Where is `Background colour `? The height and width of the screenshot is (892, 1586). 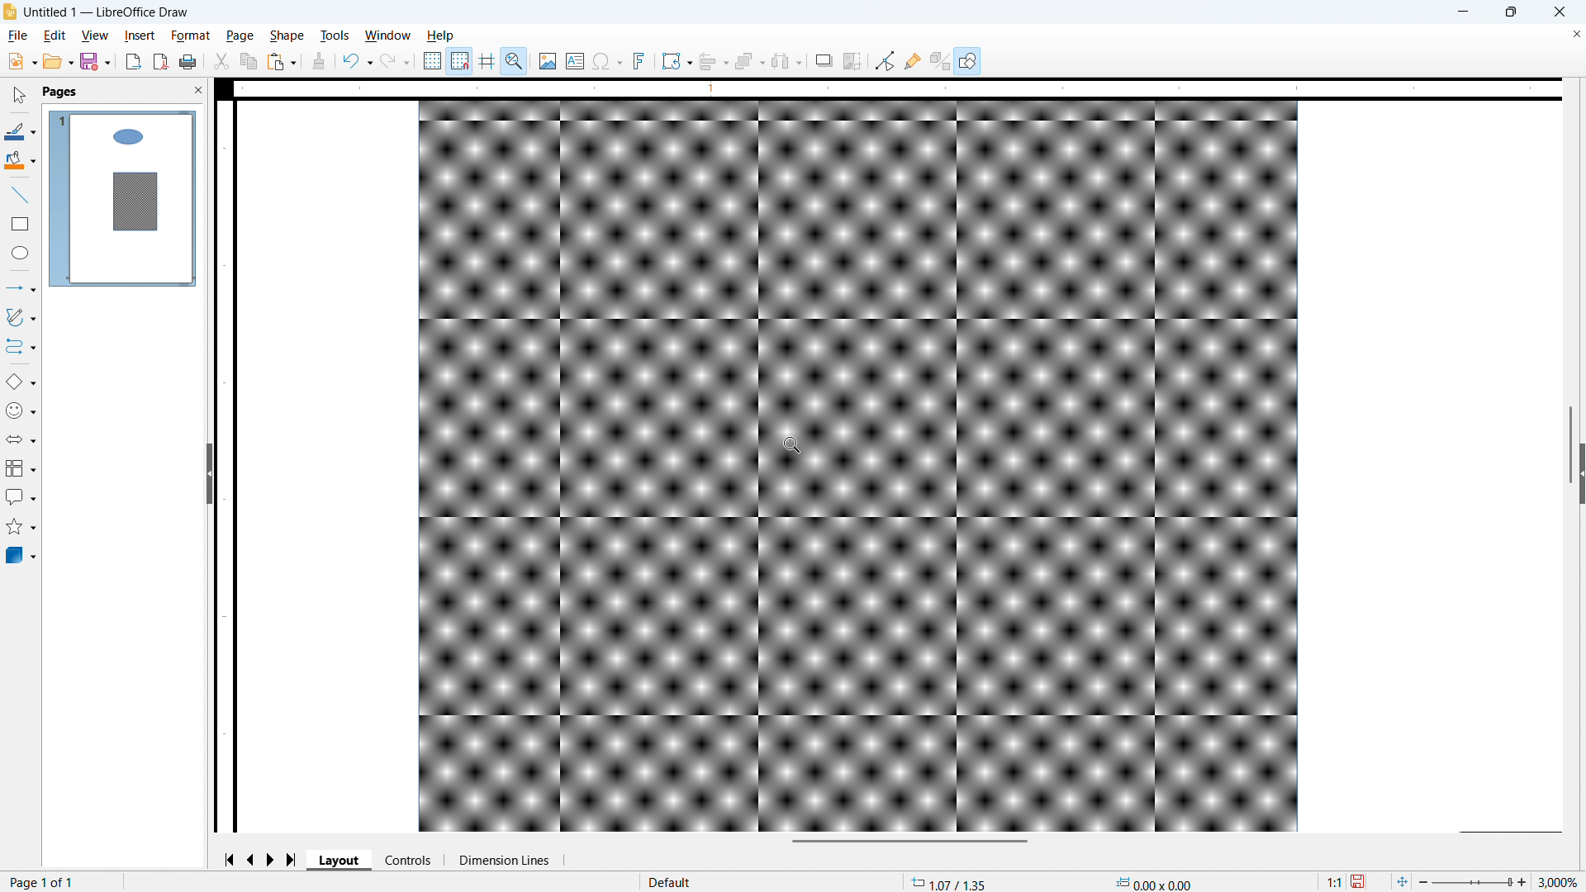
Background colour  is located at coordinates (20, 160).